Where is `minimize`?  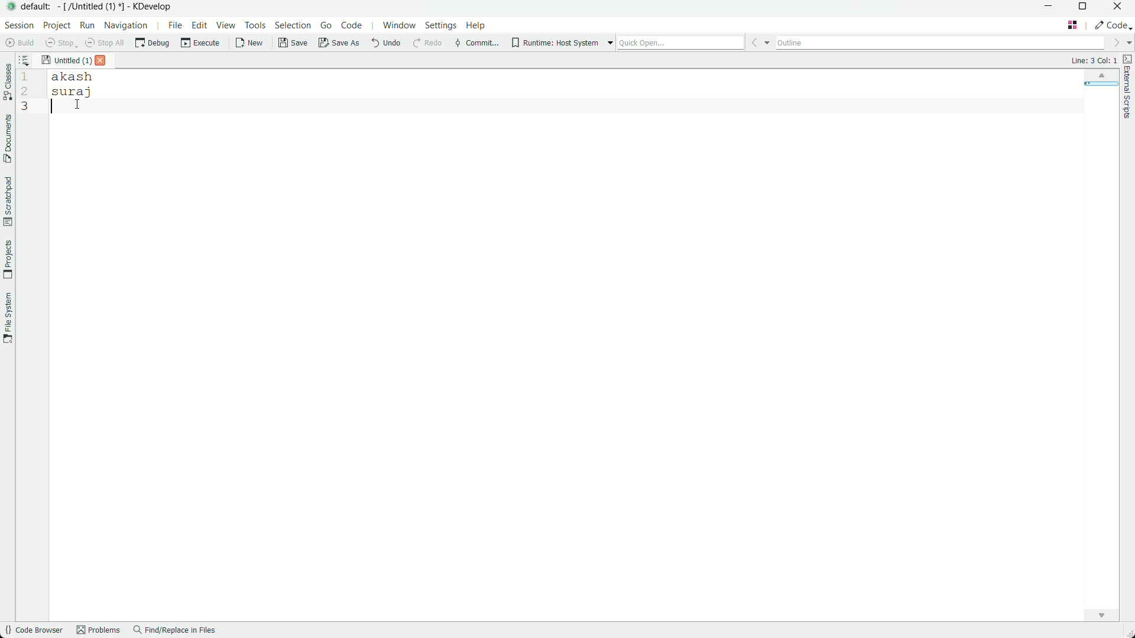
minimize is located at coordinates (1048, 8).